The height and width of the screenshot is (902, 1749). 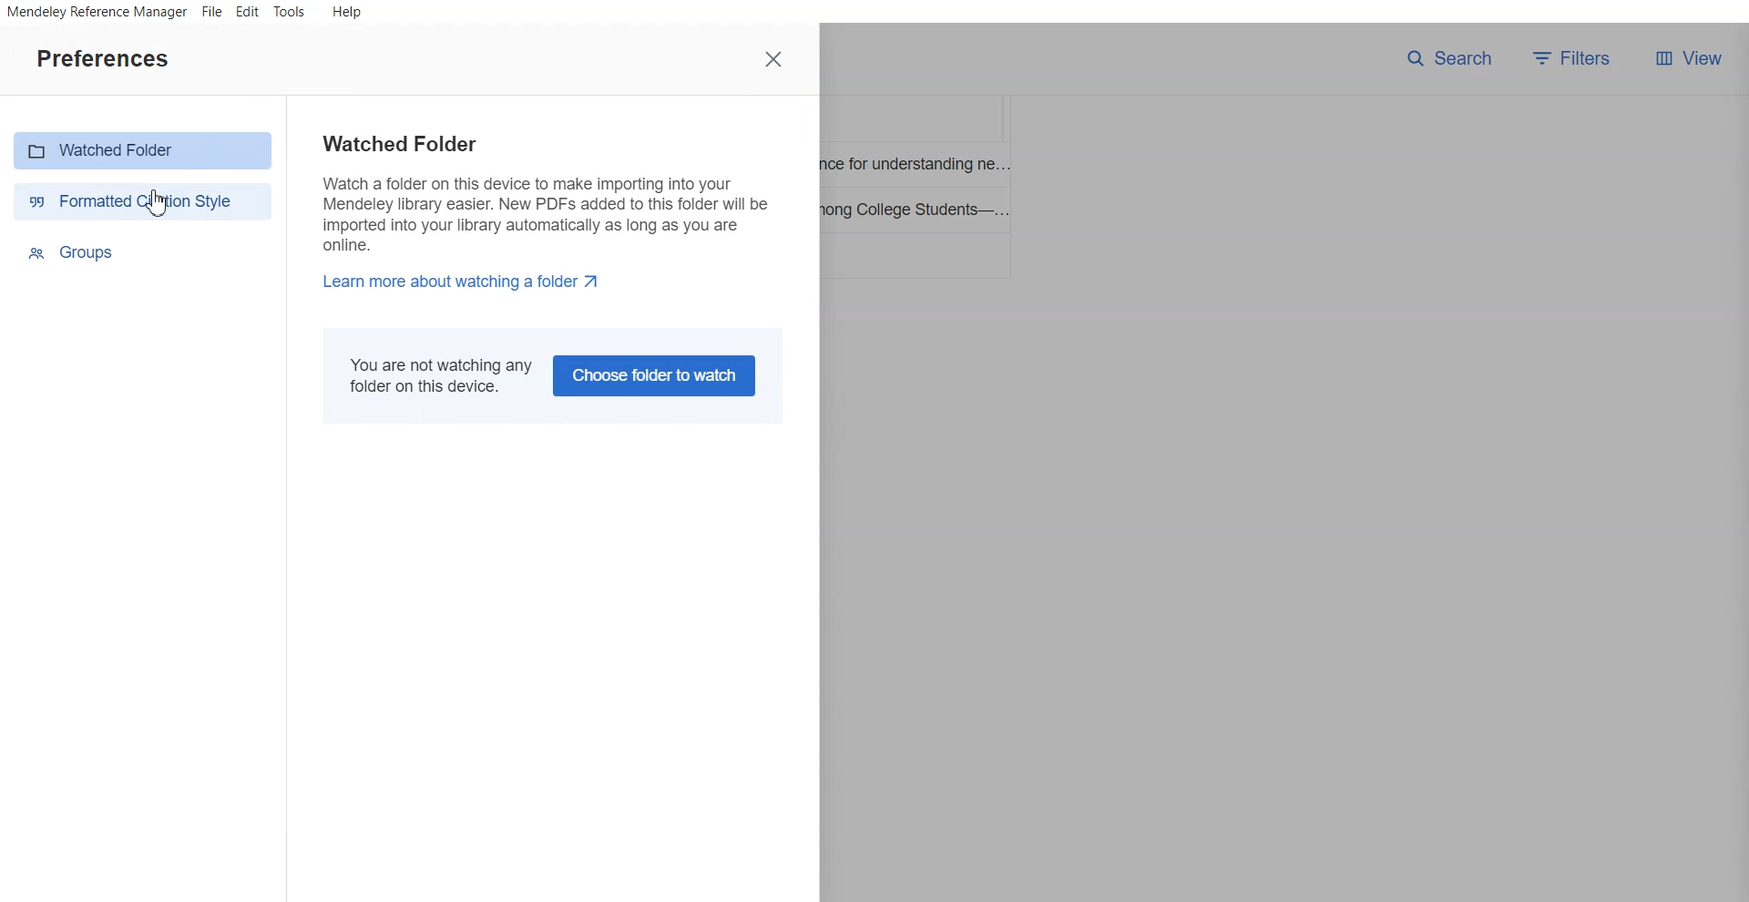 What do you see at coordinates (1577, 58) in the screenshot?
I see `Filters` at bounding box center [1577, 58].